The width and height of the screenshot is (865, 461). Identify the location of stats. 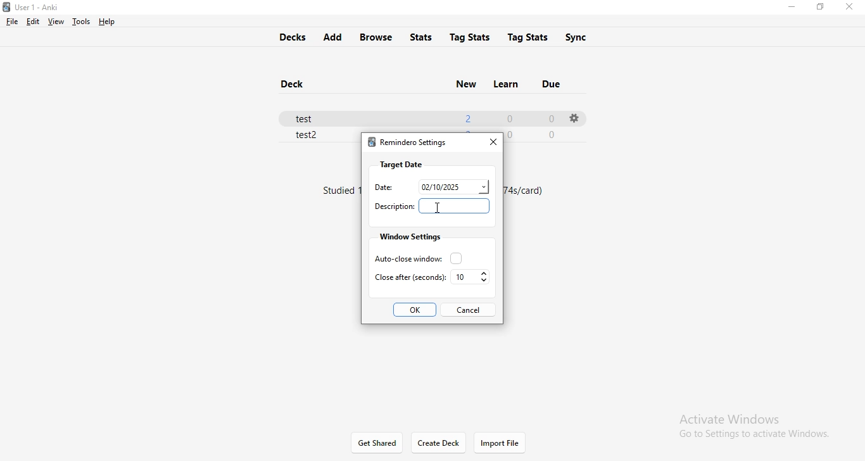
(424, 35).